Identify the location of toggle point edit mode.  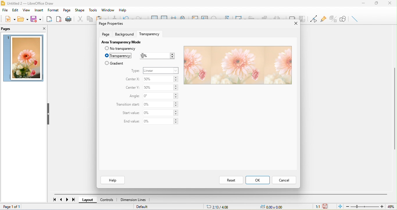
(313, 19).